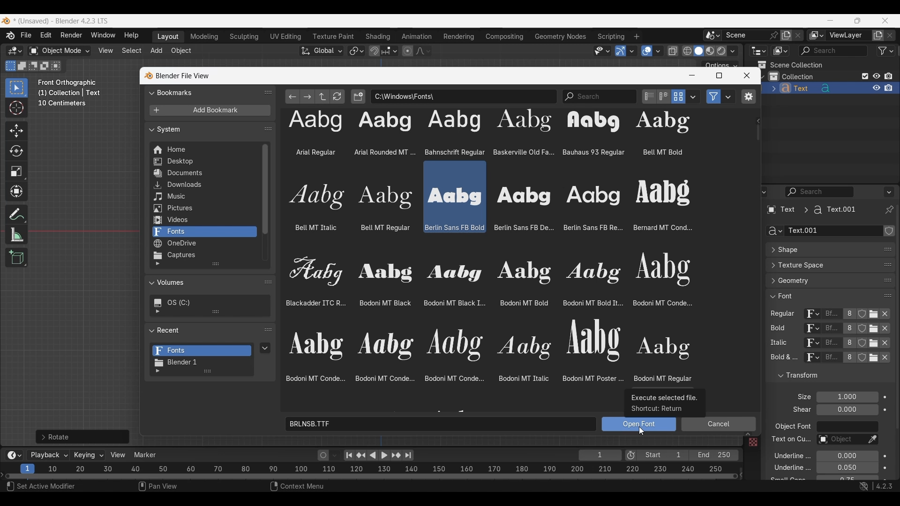 The height and width of the screenshot is (506, 900). Describe the element at coordinates (780, 51) in the screenshot. I see `Display mode` at that location.